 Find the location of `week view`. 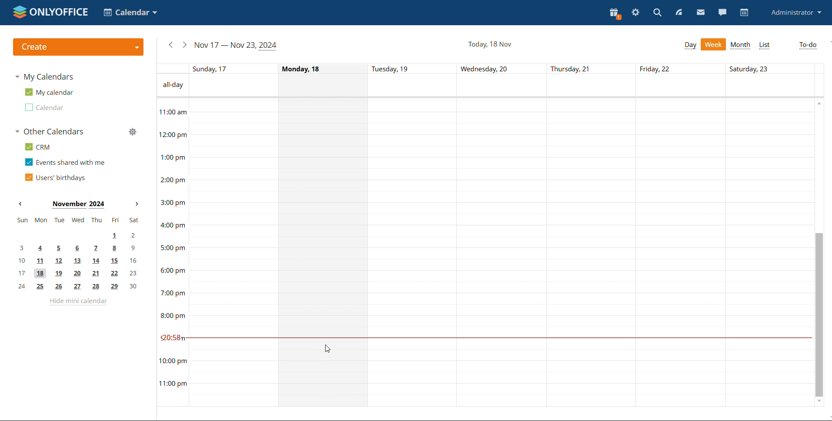

week view is located at coordinates (714, 44).